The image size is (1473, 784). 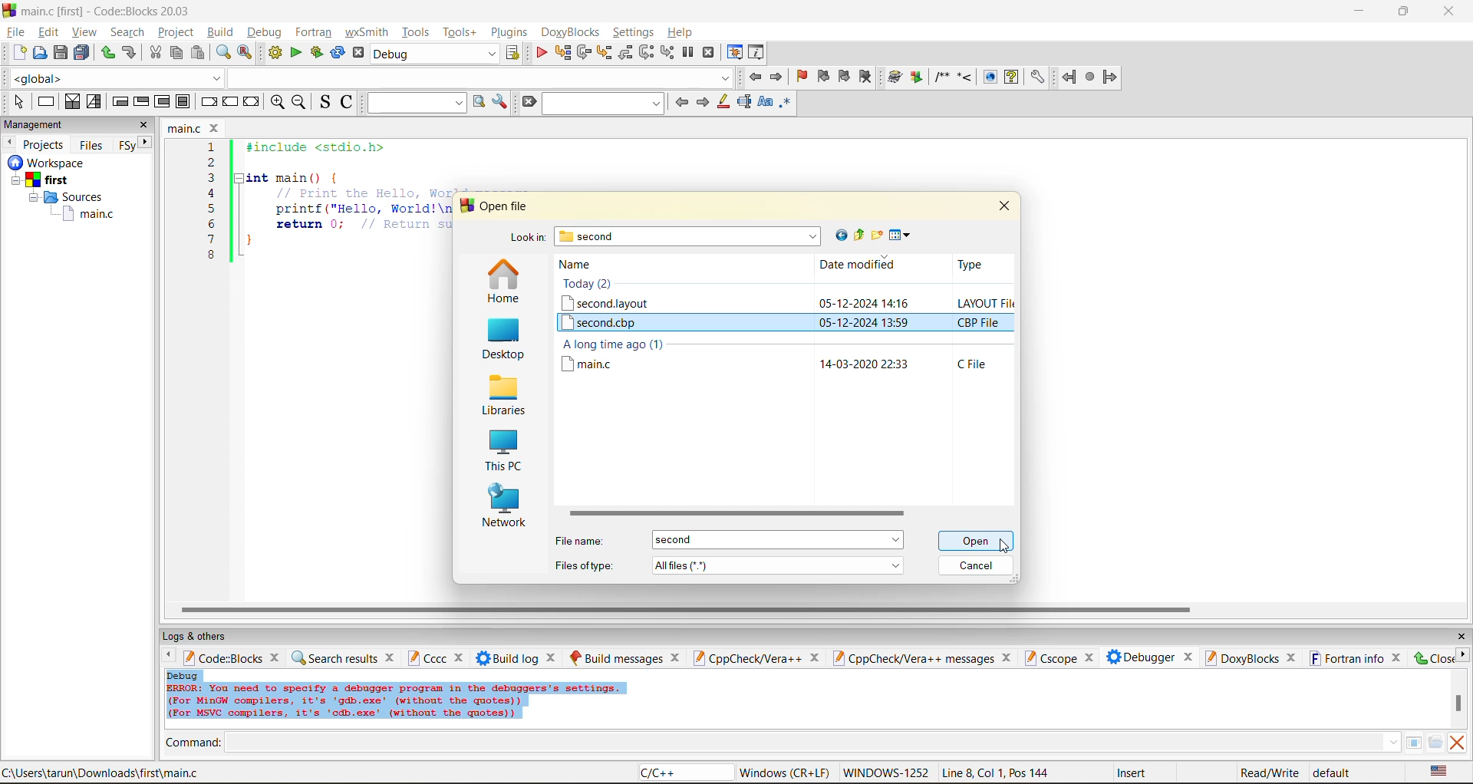 I want to click on }, so click(x=249, y=242).